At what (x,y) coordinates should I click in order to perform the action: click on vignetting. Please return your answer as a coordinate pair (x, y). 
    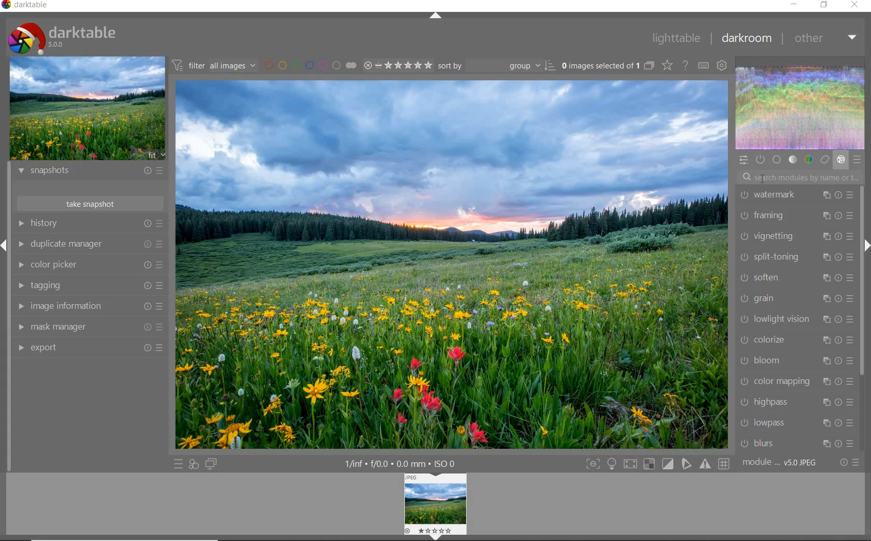
    Looking at the image, I should click on (795, 236).